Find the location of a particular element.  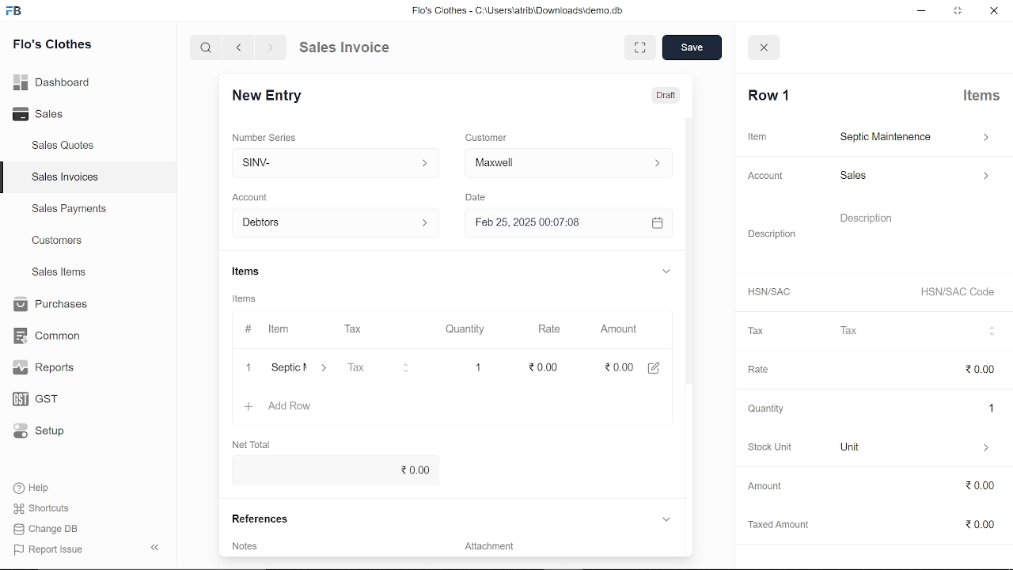

Help is located at coordinates (33, 488).